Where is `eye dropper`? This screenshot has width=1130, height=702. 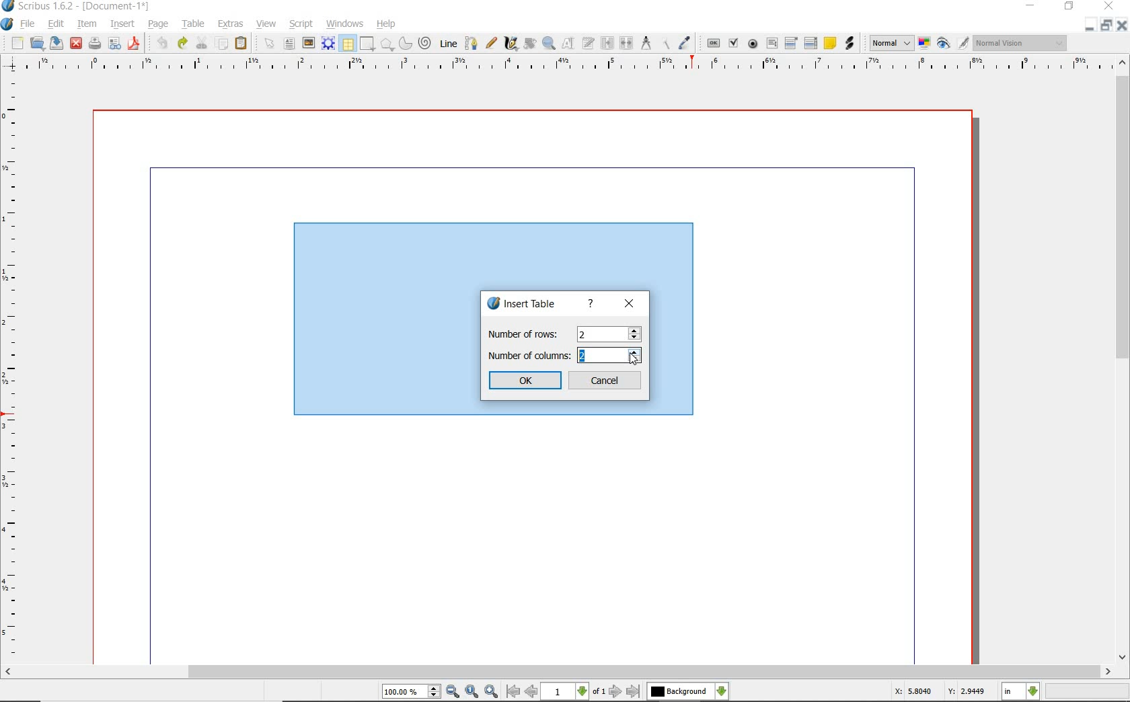
eye dropper is located at coordinates (685, 43).